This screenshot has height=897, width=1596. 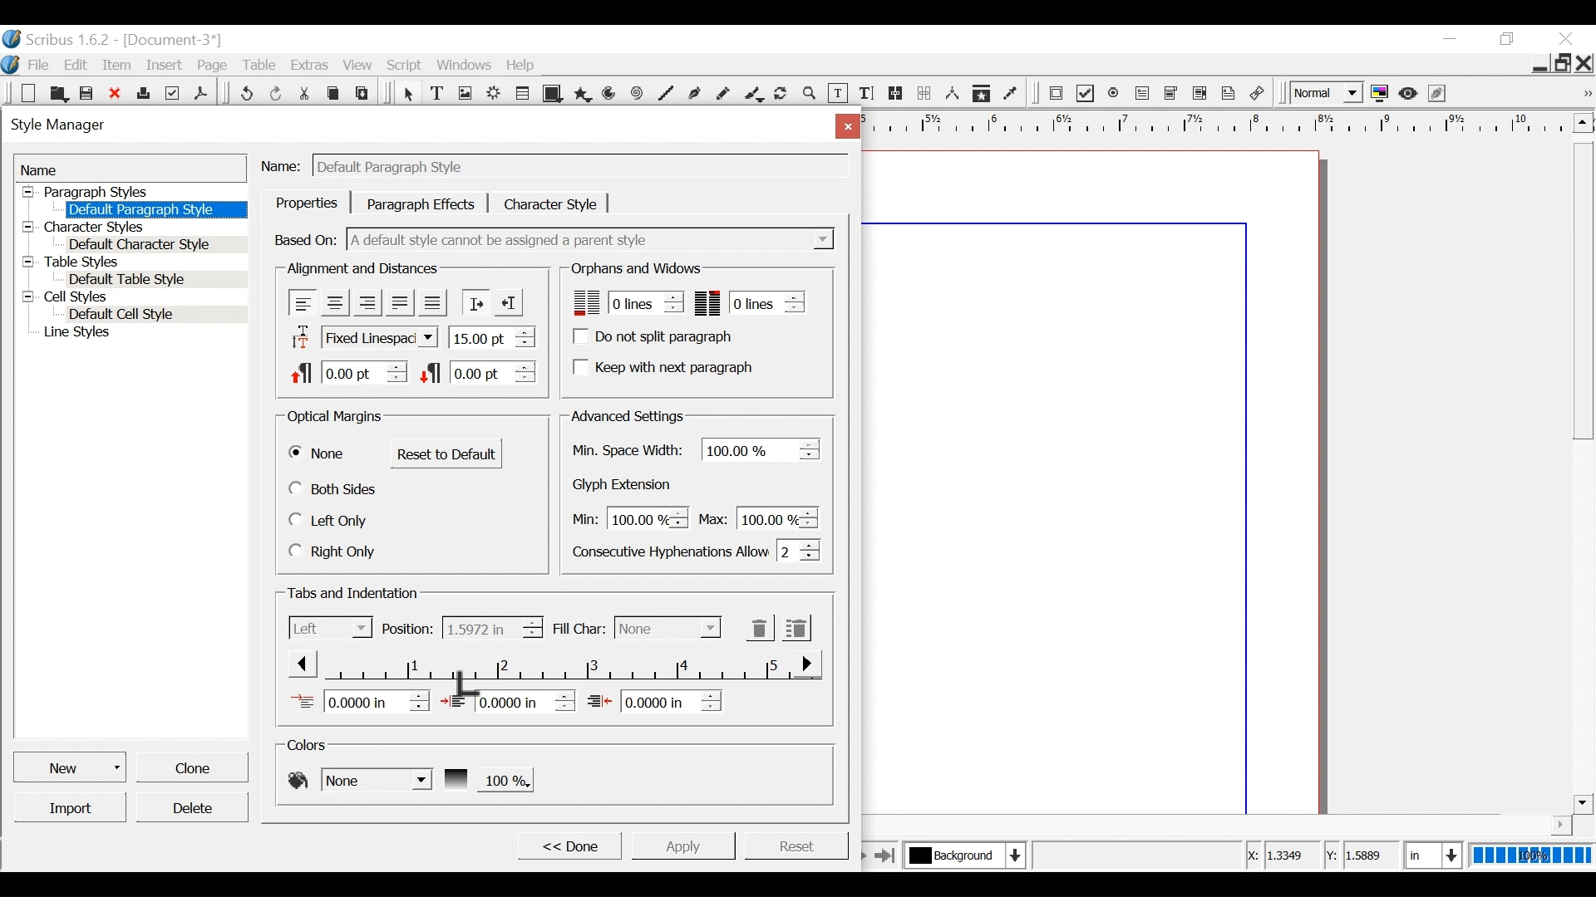 I want to click on Align Justified, so click(x=398, y=302).